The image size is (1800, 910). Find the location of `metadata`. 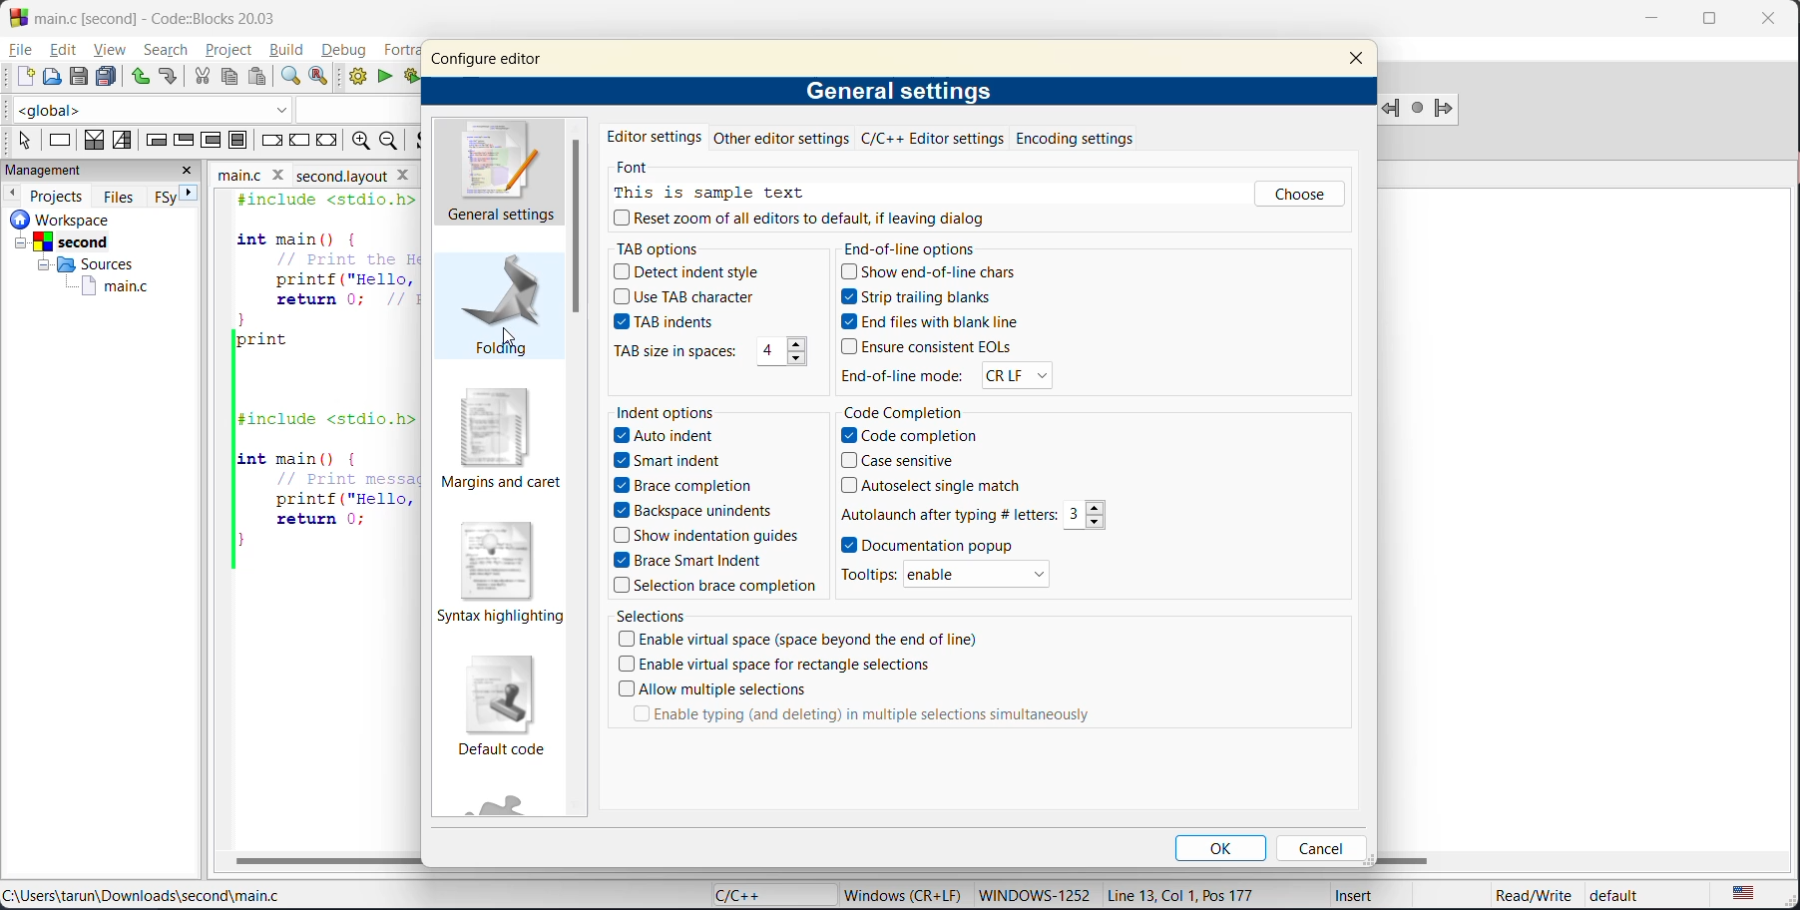

metadata is located at coordinates (906, 894).